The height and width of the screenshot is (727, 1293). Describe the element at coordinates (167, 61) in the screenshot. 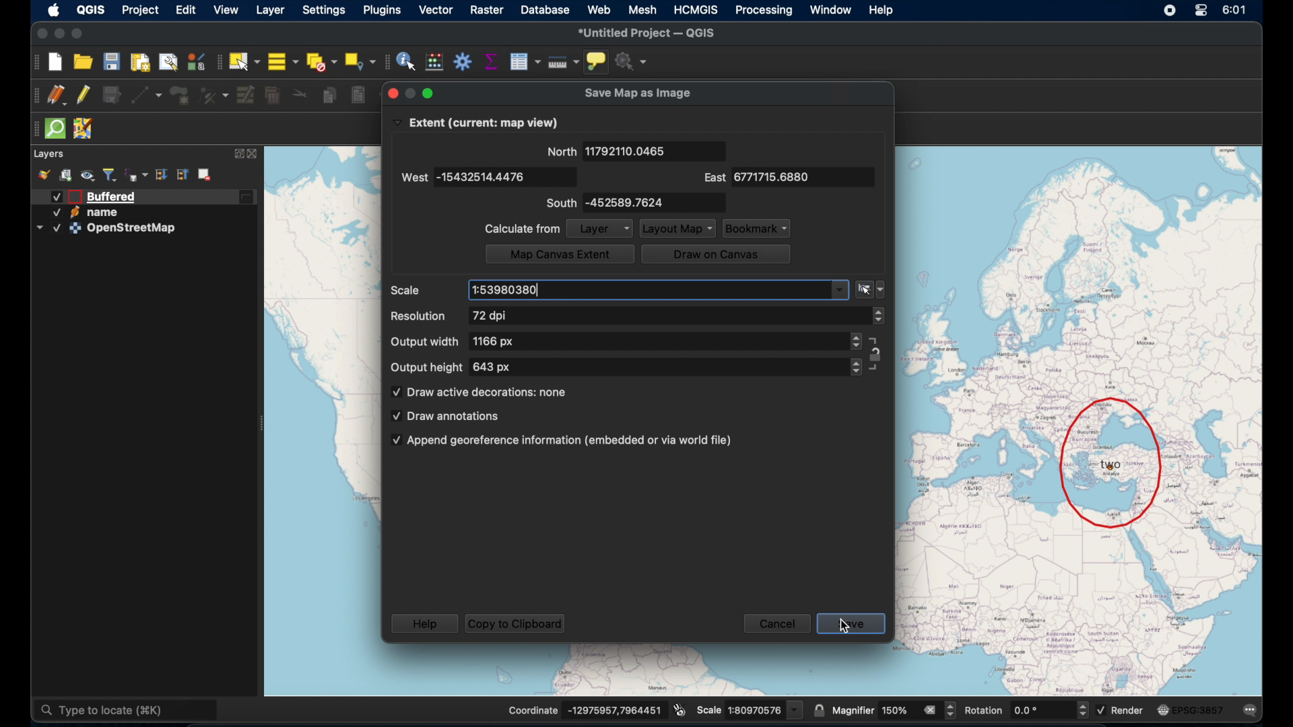

I see `show layout manager` at that location.